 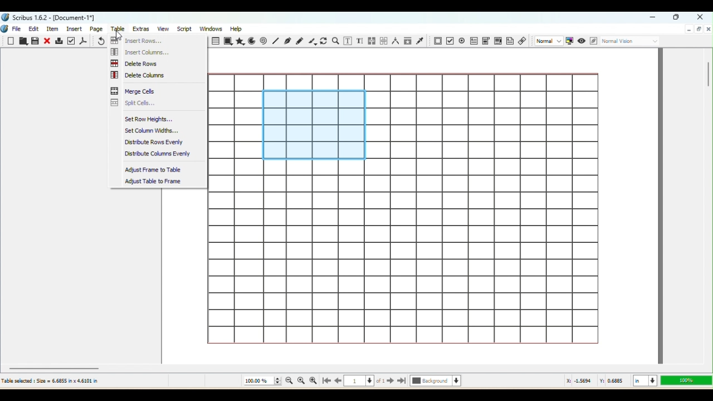 I want to click on Current zoom level, so click(x=262, y=381).